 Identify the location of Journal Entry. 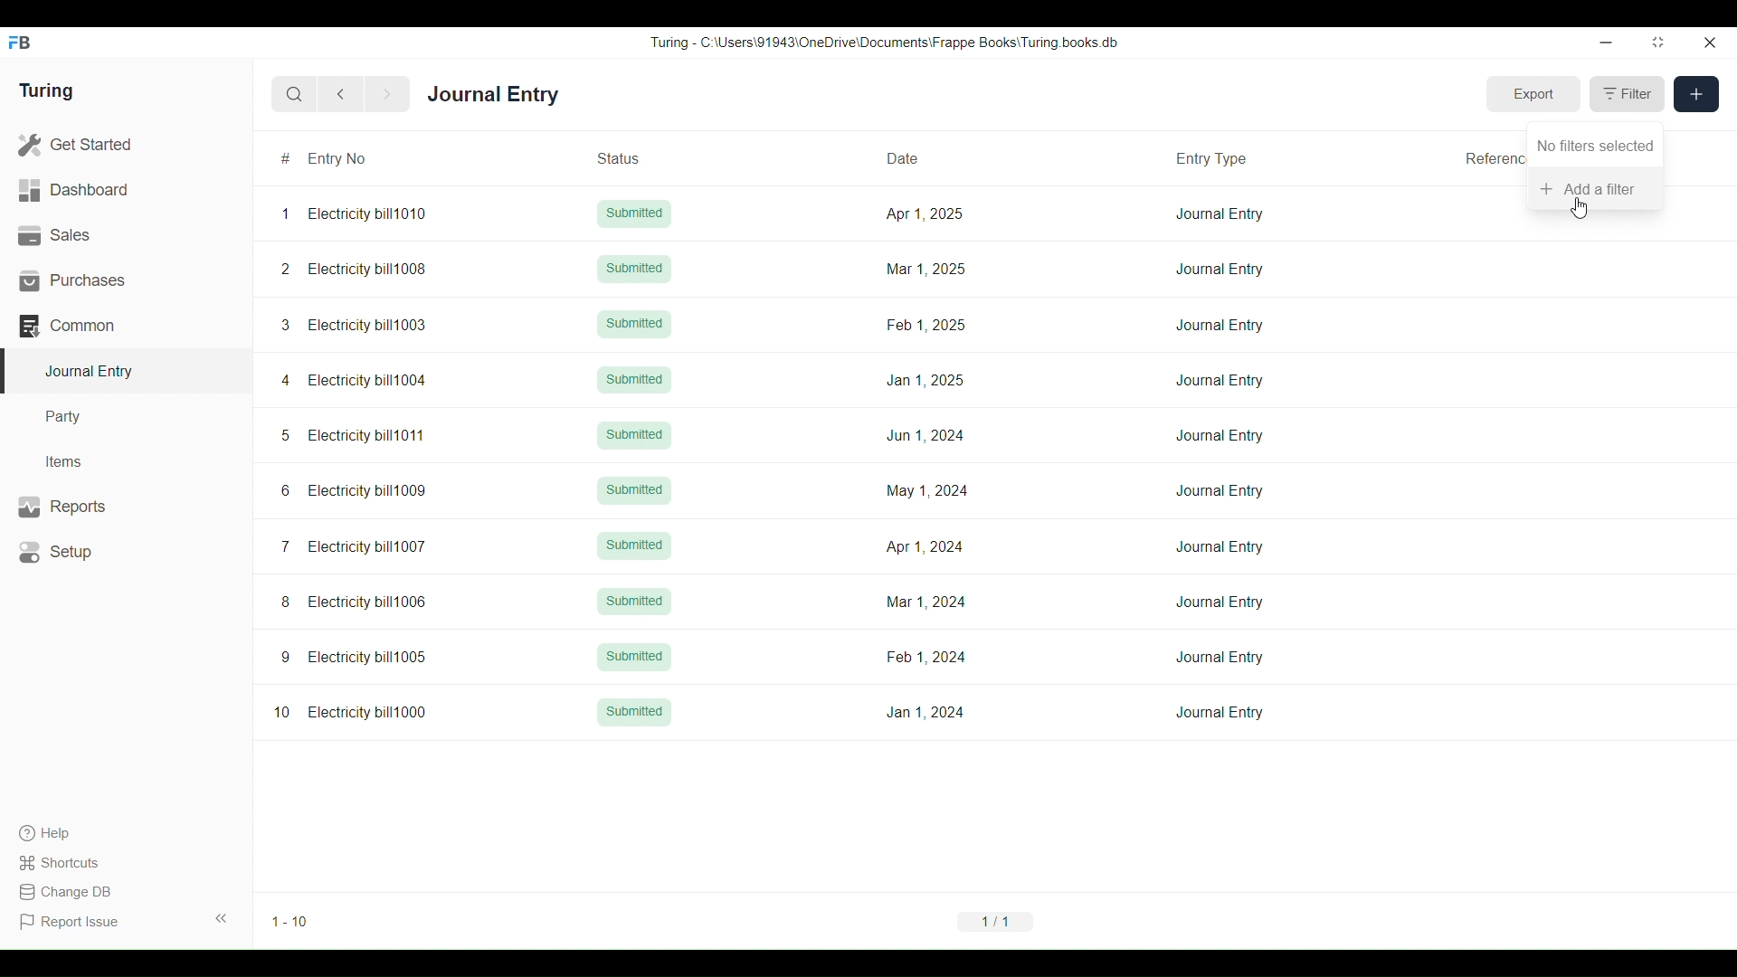
(1220, 213).